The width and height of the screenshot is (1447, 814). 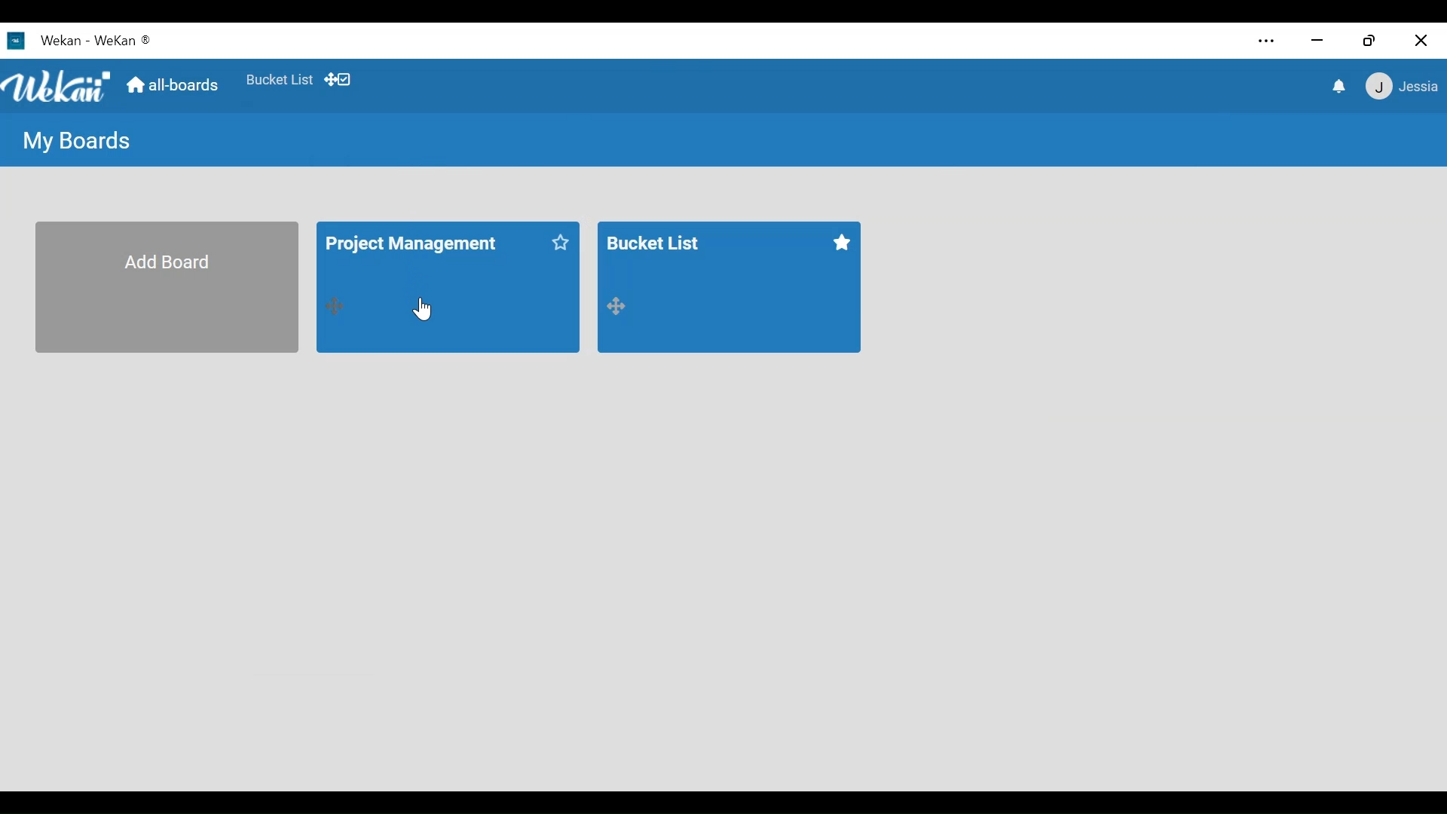 What do you see at coordinates (76, 39) in the screenshot?
I see `Wekan Desktop Icon` at bounding box center [76, 39].